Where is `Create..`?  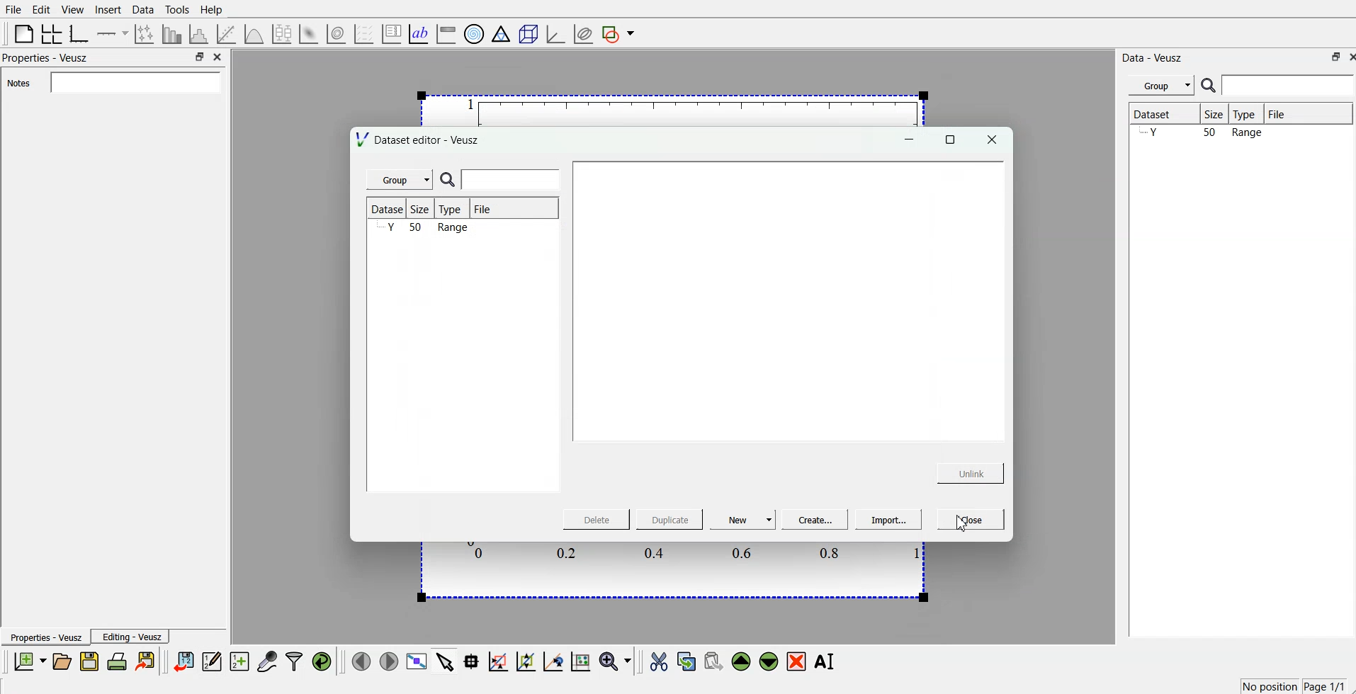 Create.. is located at coordinates (815, 518).